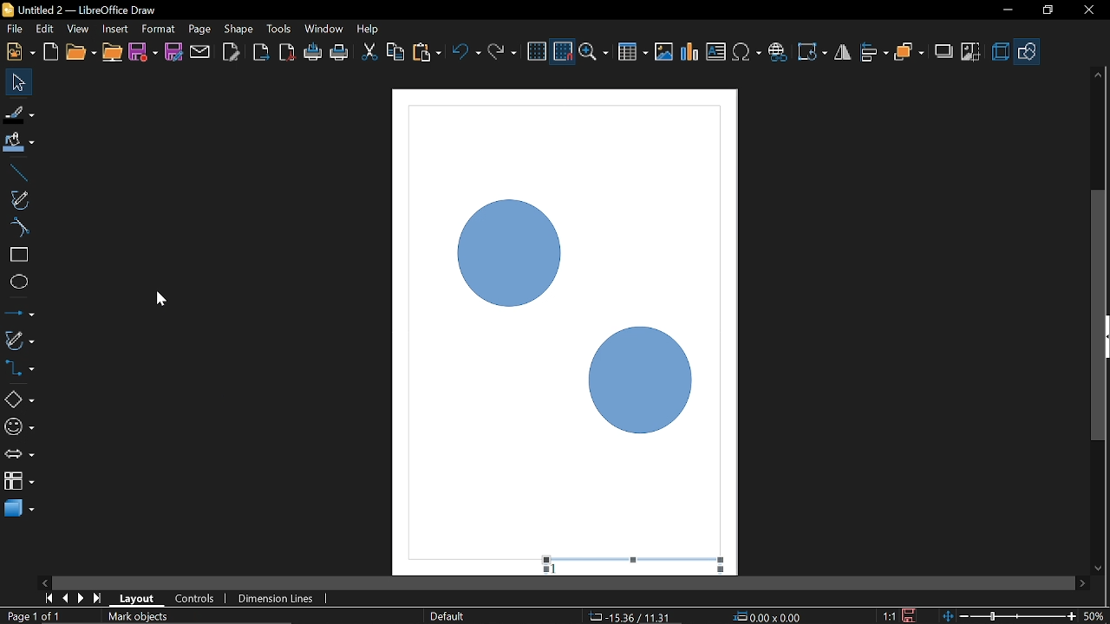 The height and width of the screenshot is (624, 1110). What do you see at coordinates (288, 54) in the screenshot?
I see `Export directly as pdf` at bounding box center [288, 54].